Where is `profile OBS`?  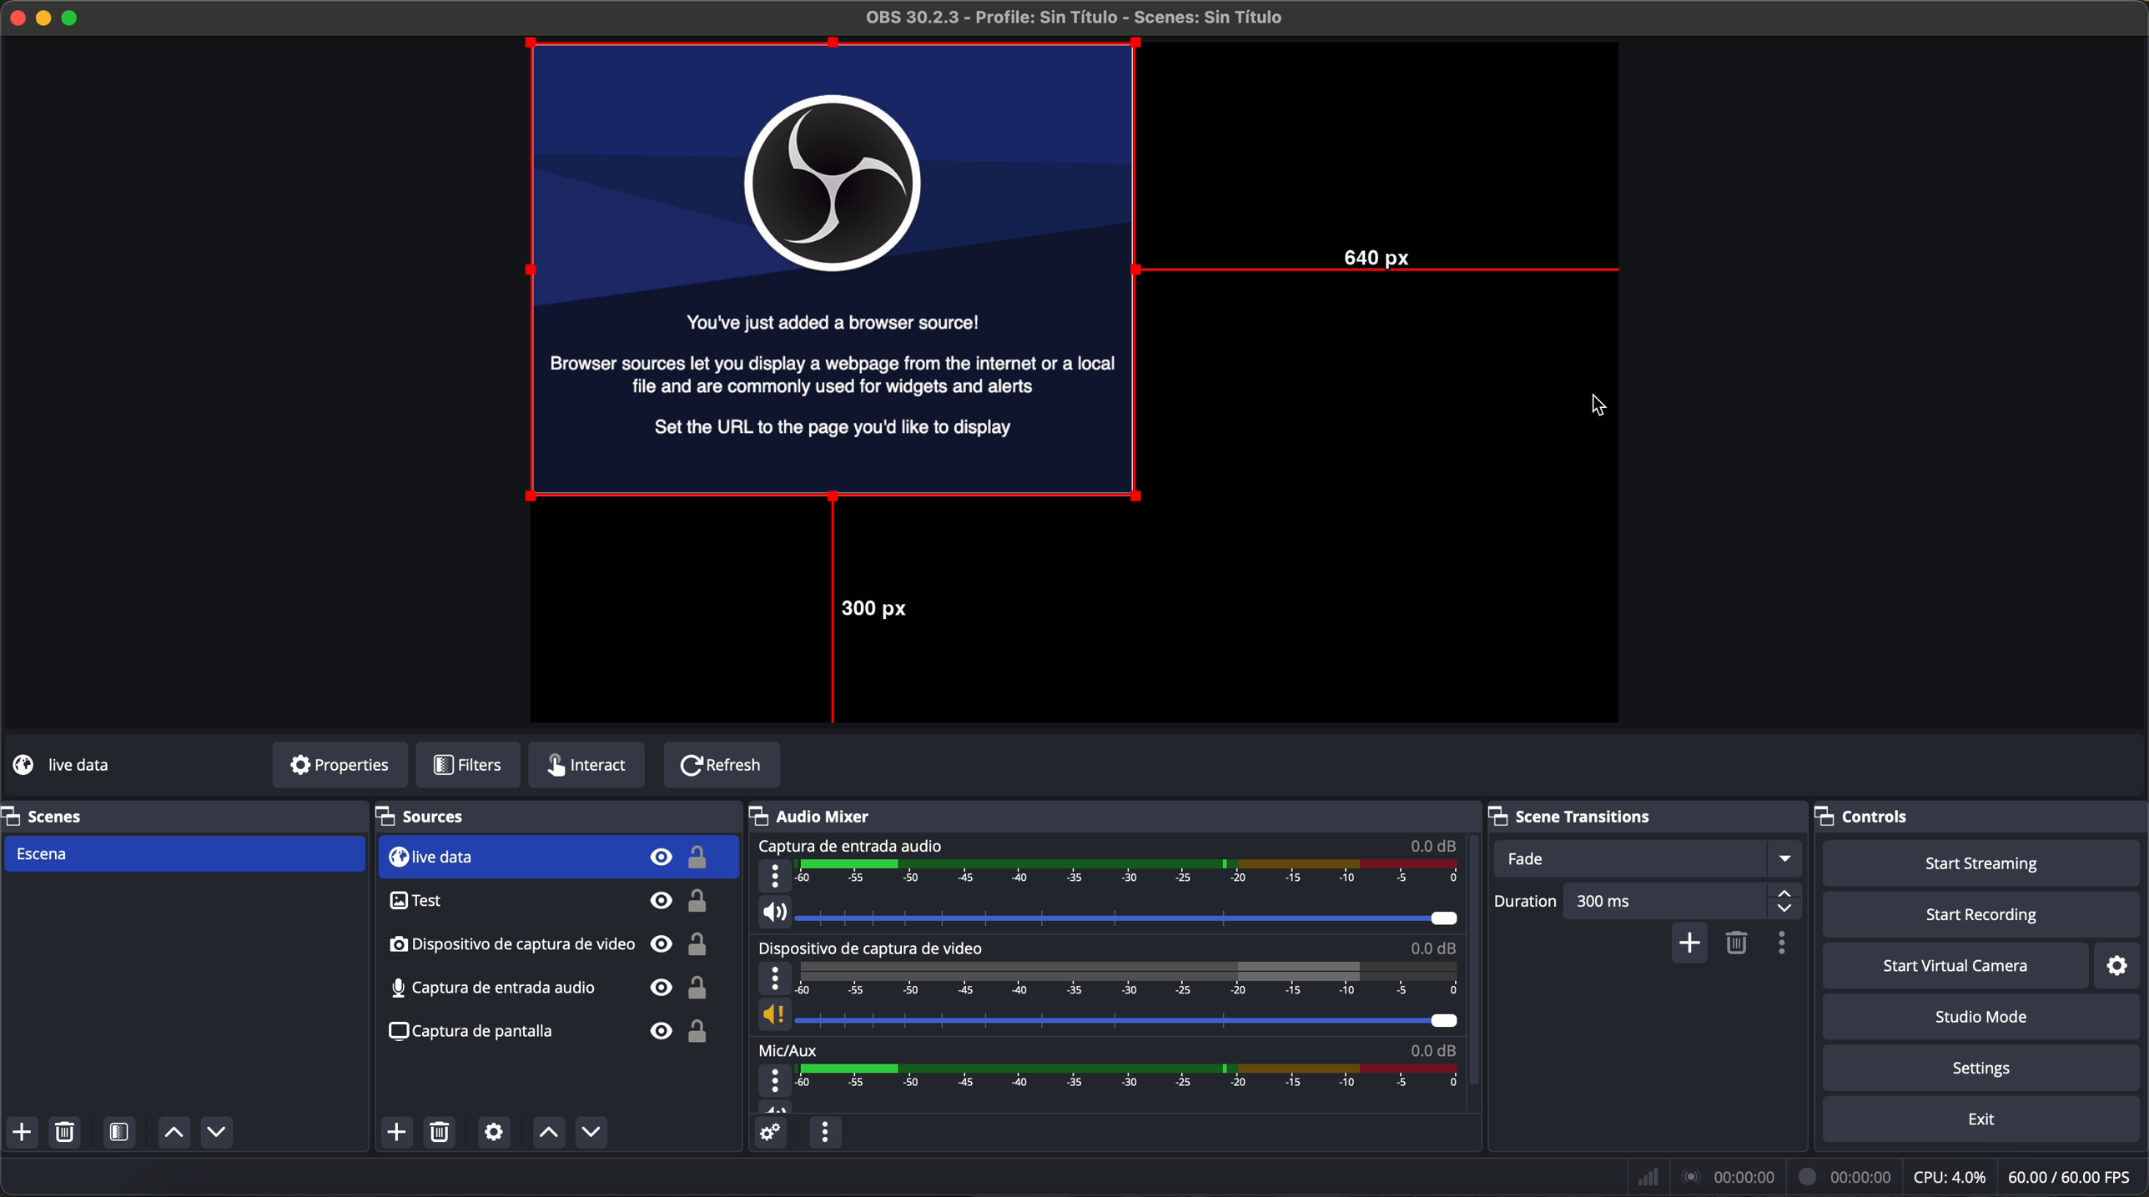 profile OBS is located at coordinates (1057, 15).